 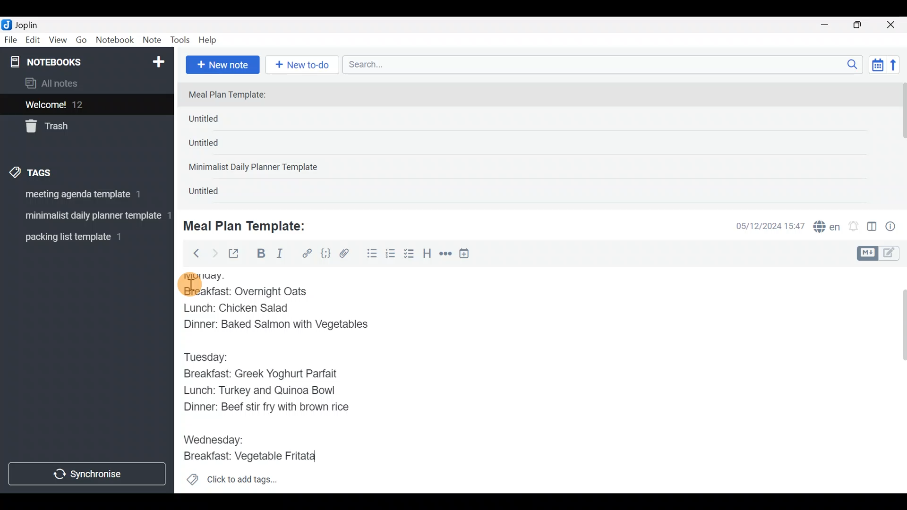 What do you see at coordinates (233, 95) in the screenshot?
I see `Meal Plan Template:` at bounding box center [233, 95].